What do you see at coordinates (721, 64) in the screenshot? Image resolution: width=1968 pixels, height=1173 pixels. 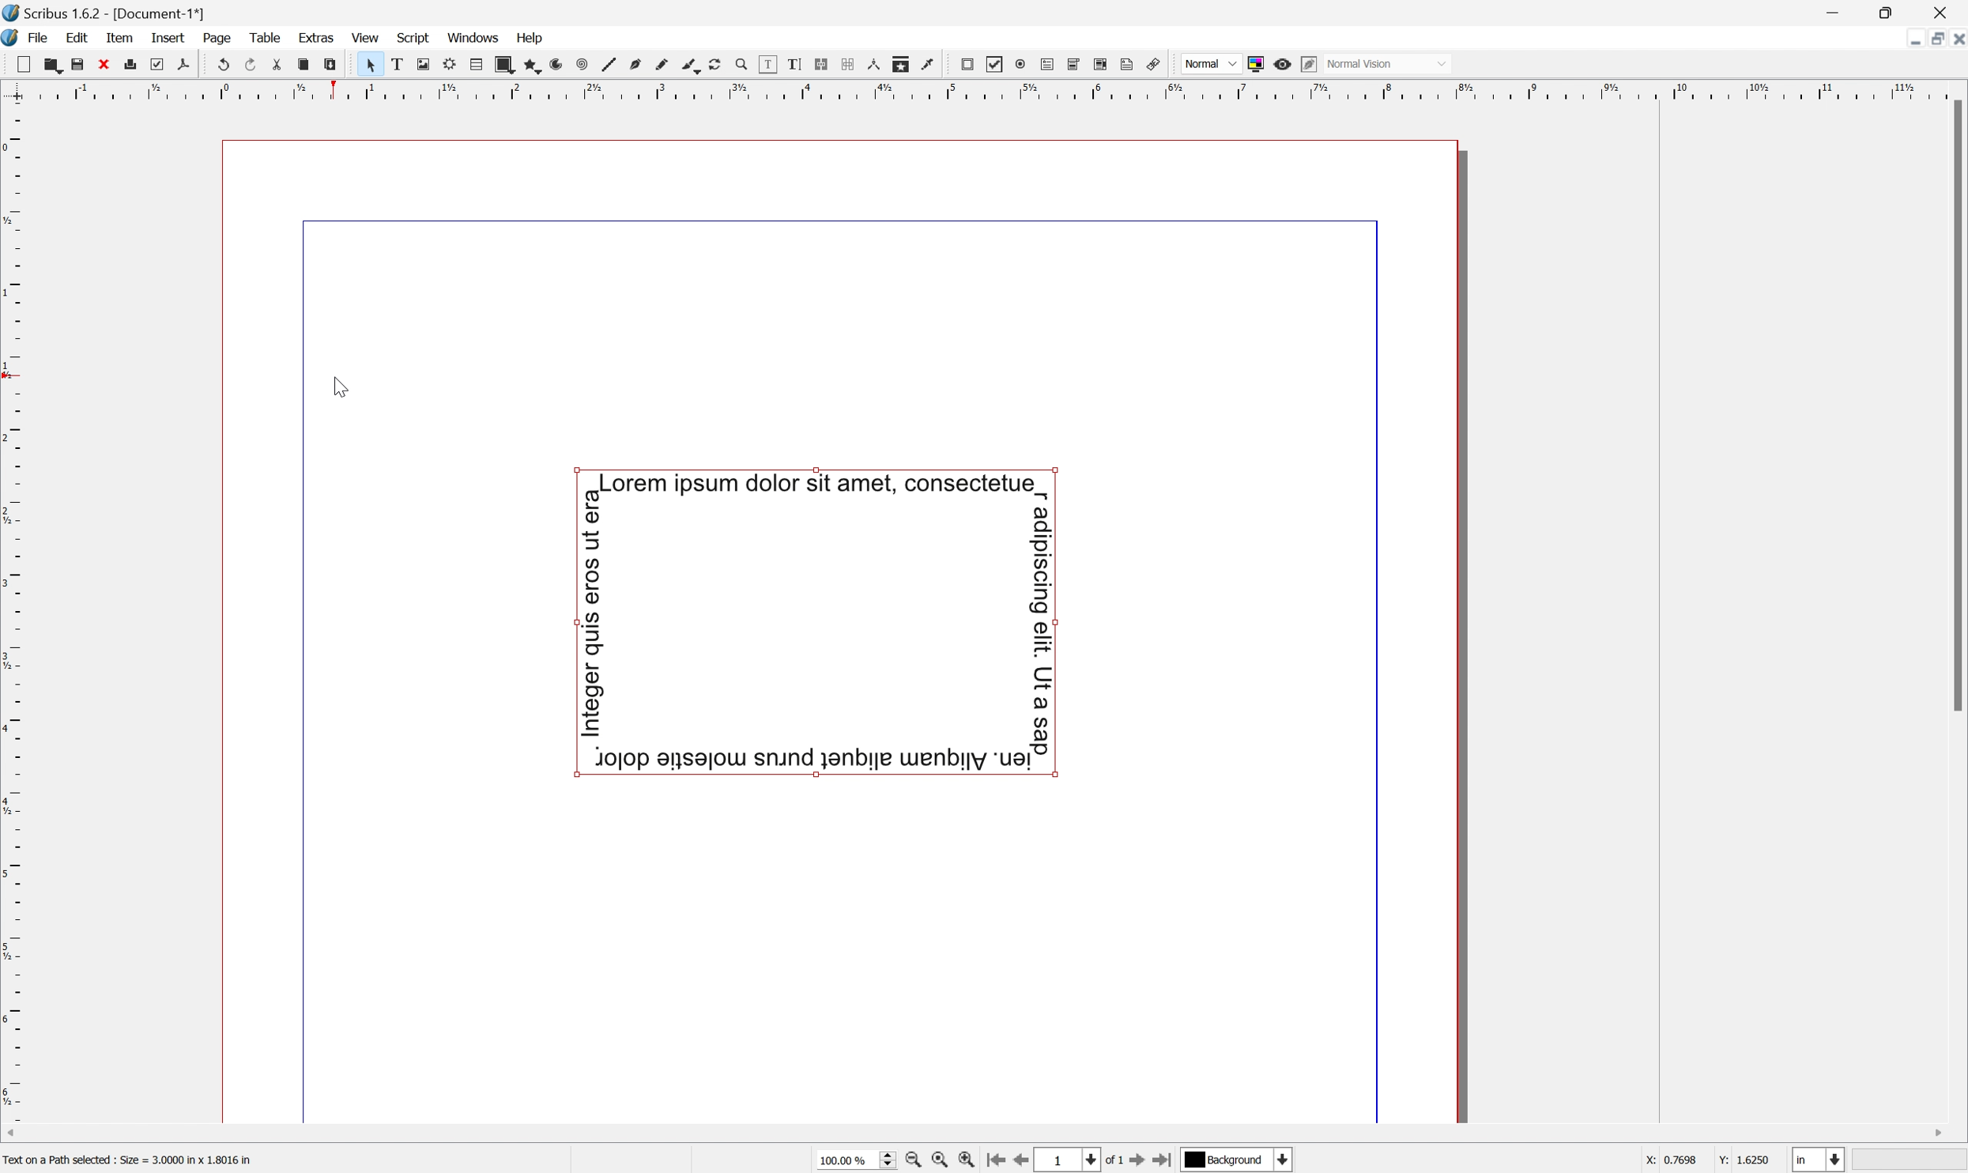 I see `Rotate item` at bounding box center [721, 64].